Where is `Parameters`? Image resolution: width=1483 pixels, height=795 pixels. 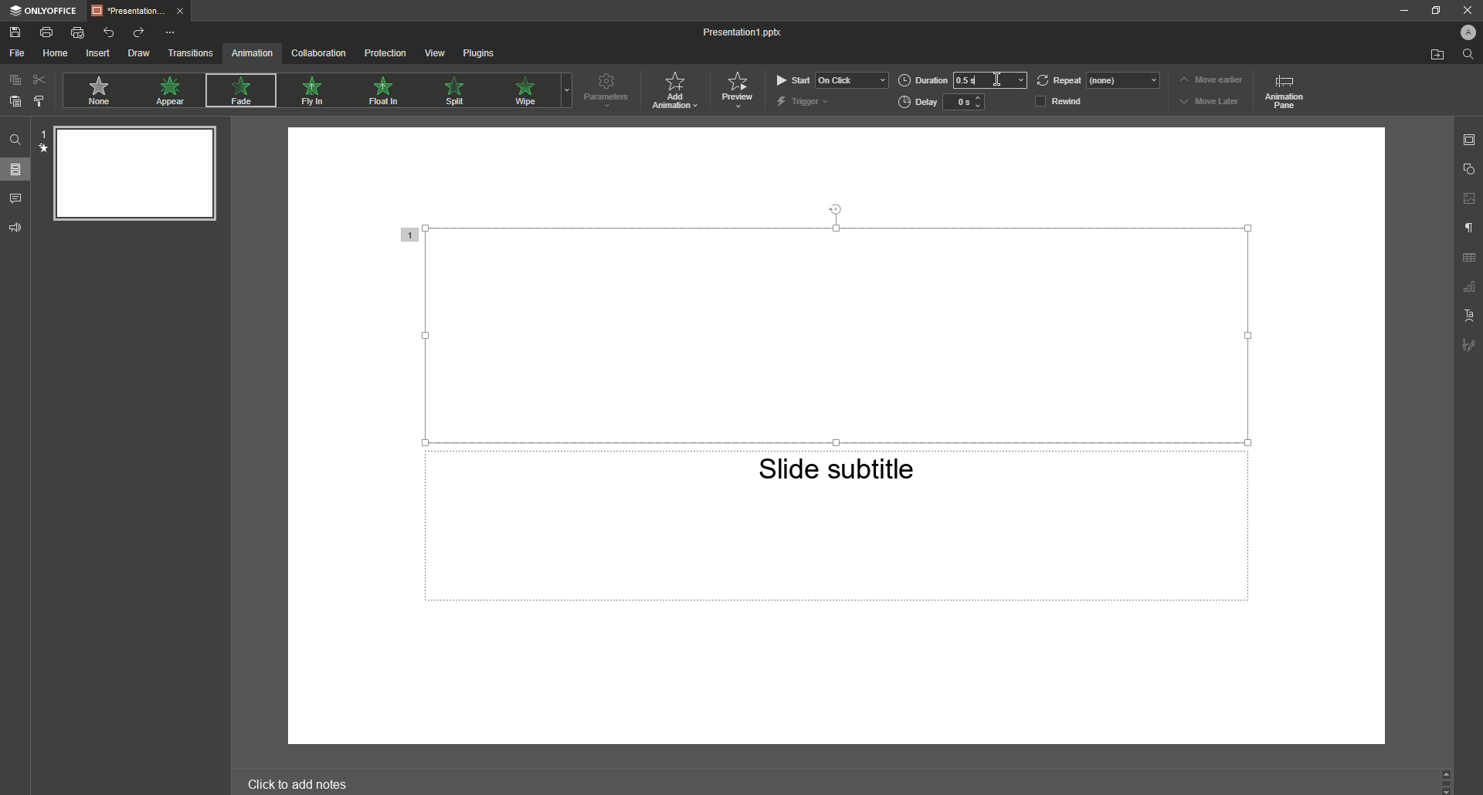
Parameters is located at coordinates (606, 90).